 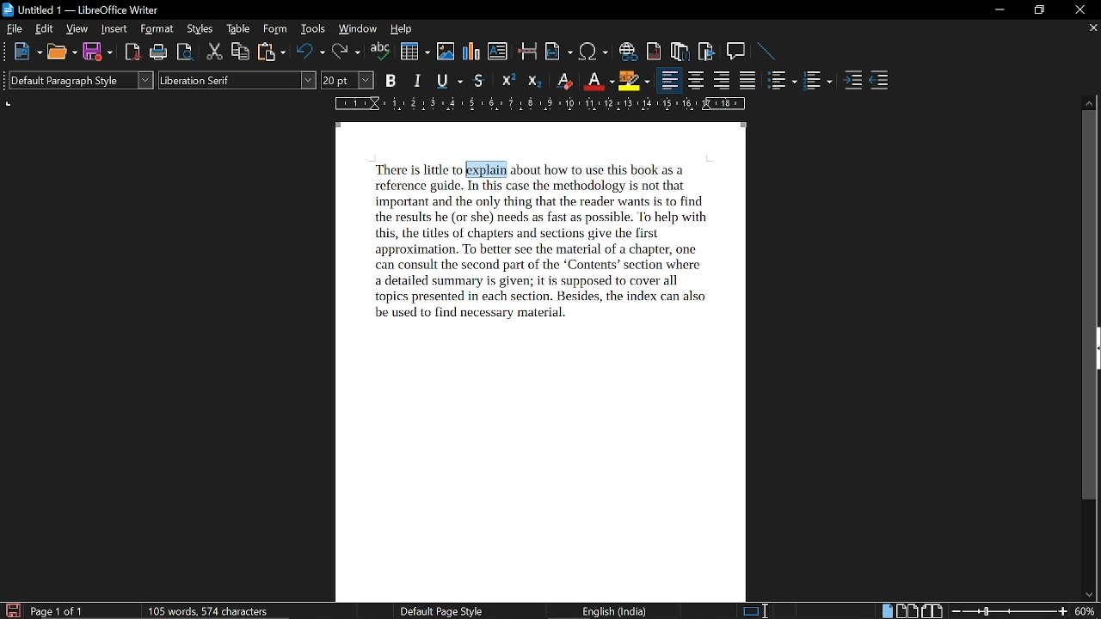 I want to click on superscript, so click(x=507, y=82).